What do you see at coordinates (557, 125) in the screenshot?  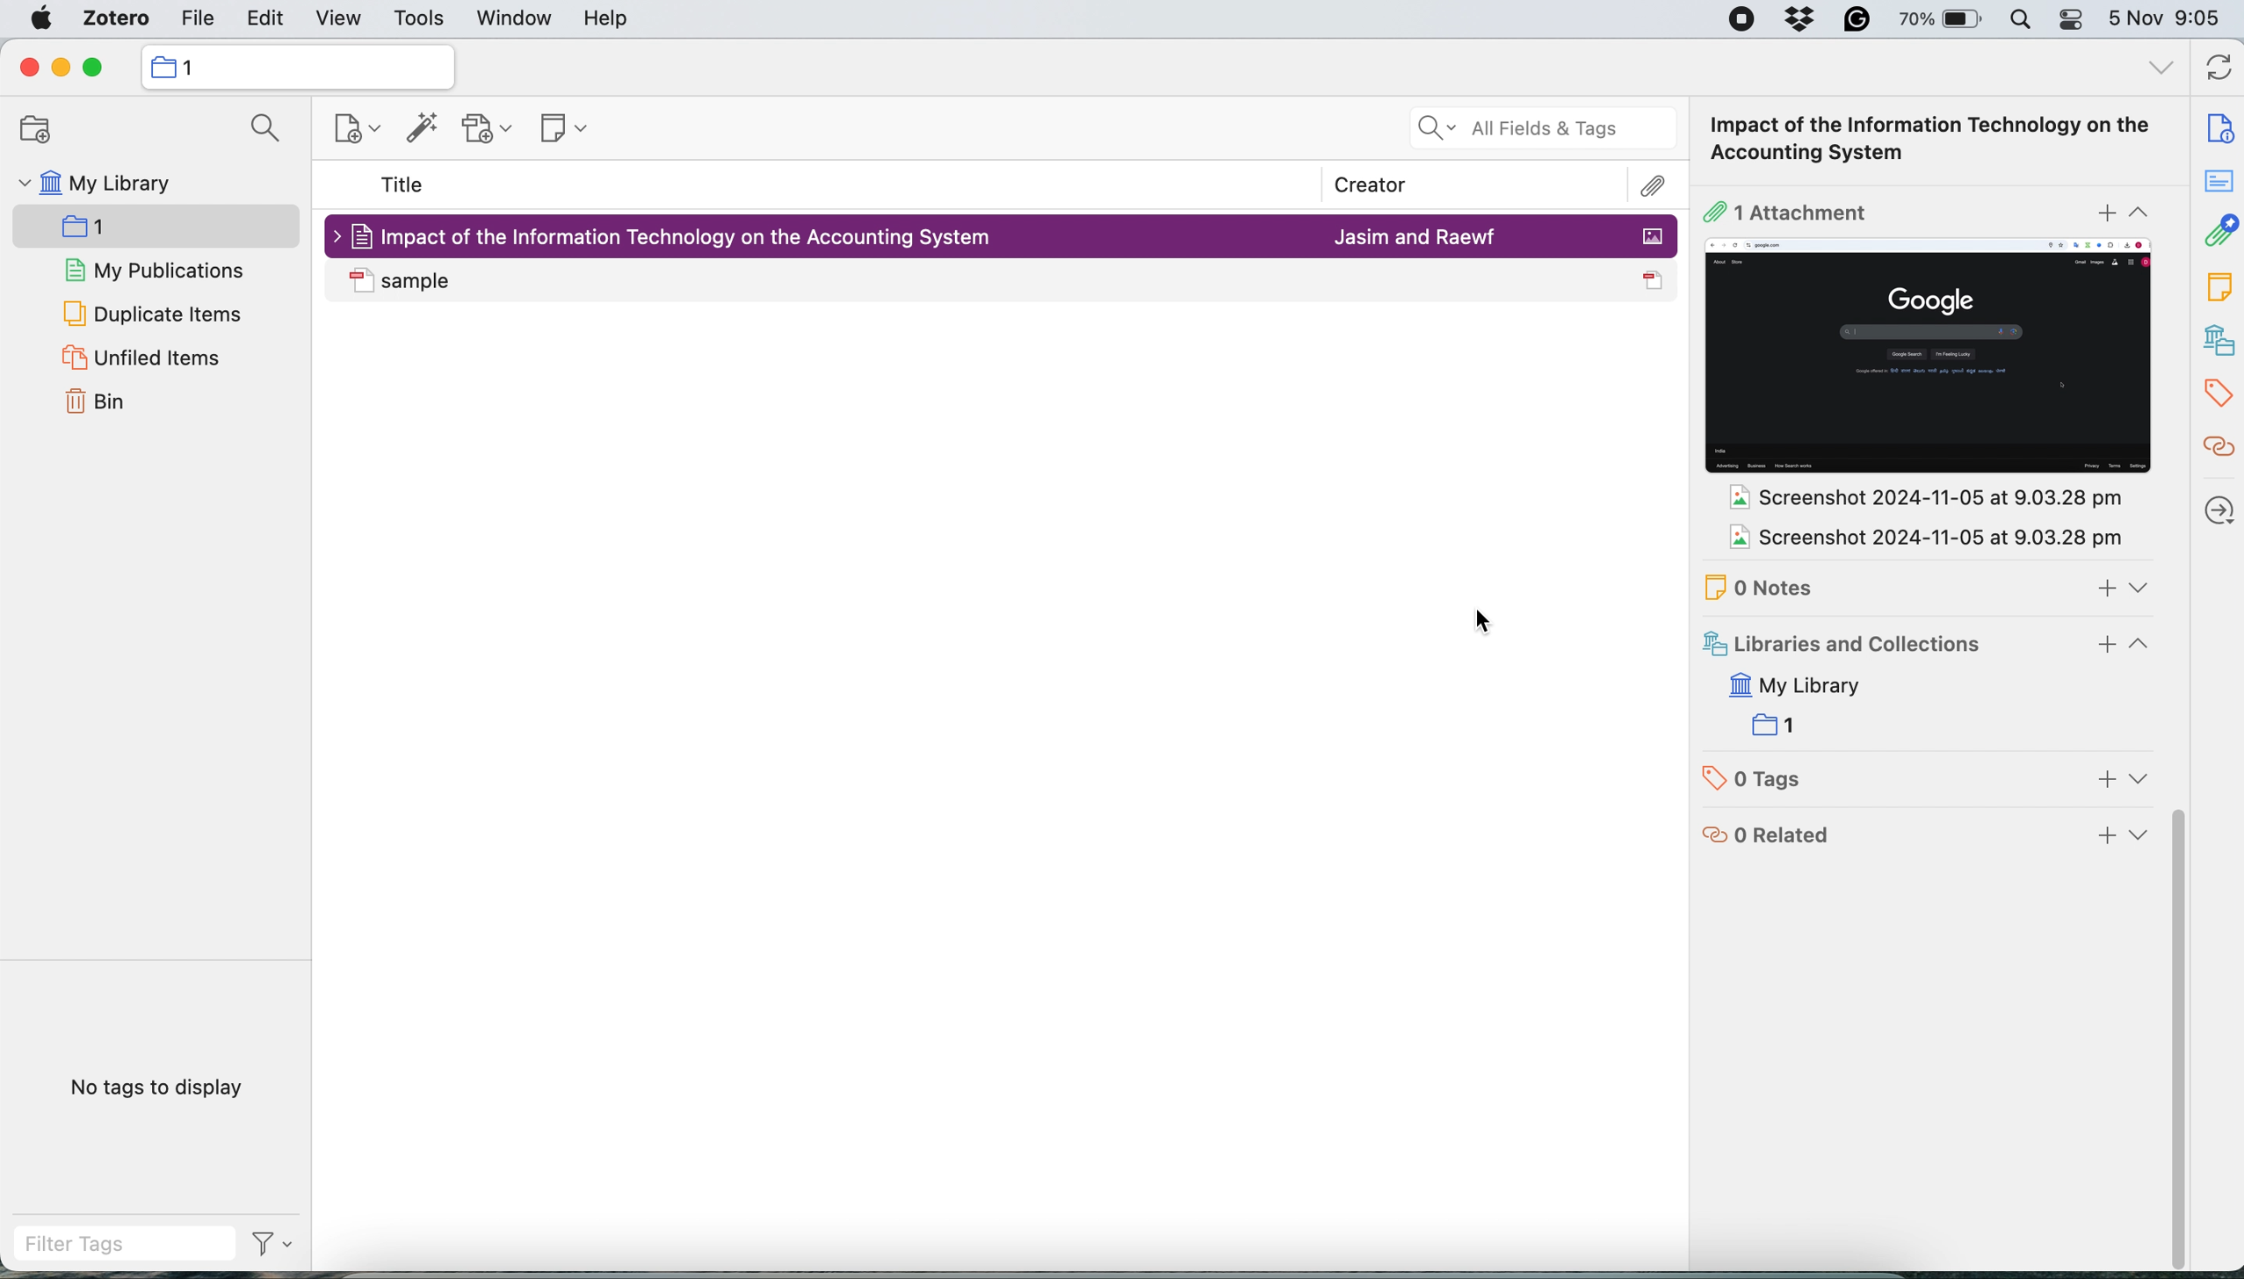 I see `new note` at bounding box center [557, 125].